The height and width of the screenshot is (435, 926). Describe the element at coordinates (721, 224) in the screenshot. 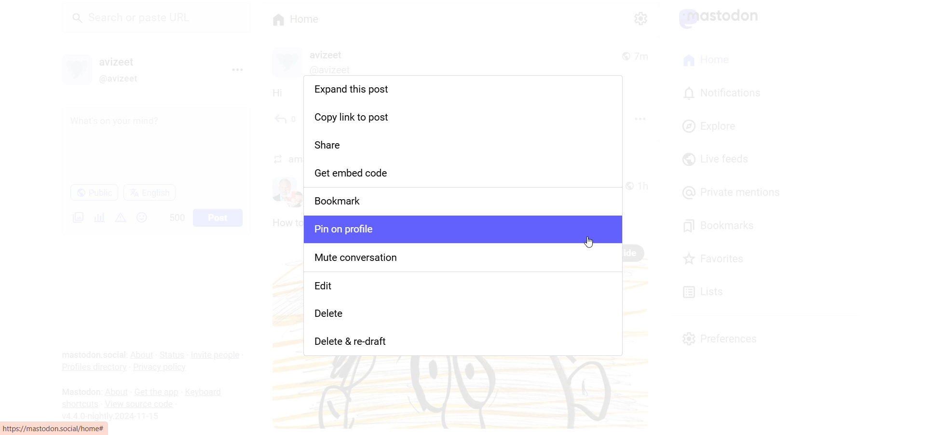

I see `Bookmarks` at that location.